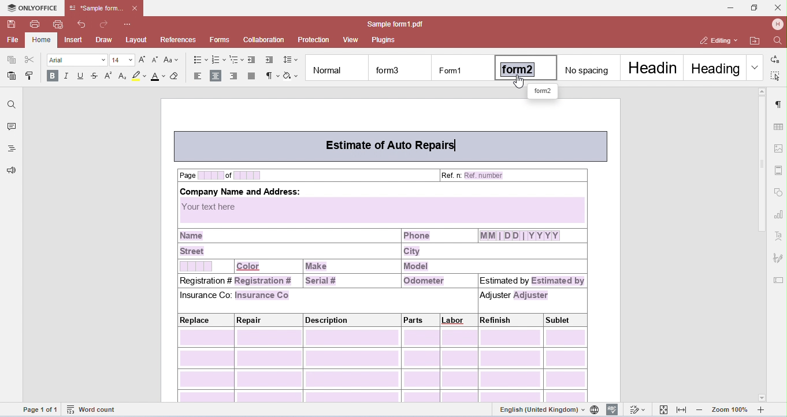 This screenshot has width=787, height=417. What do you see at coordinates (291, 76) in the screenshot?
I see `shading` at bounding box center [291, 76].